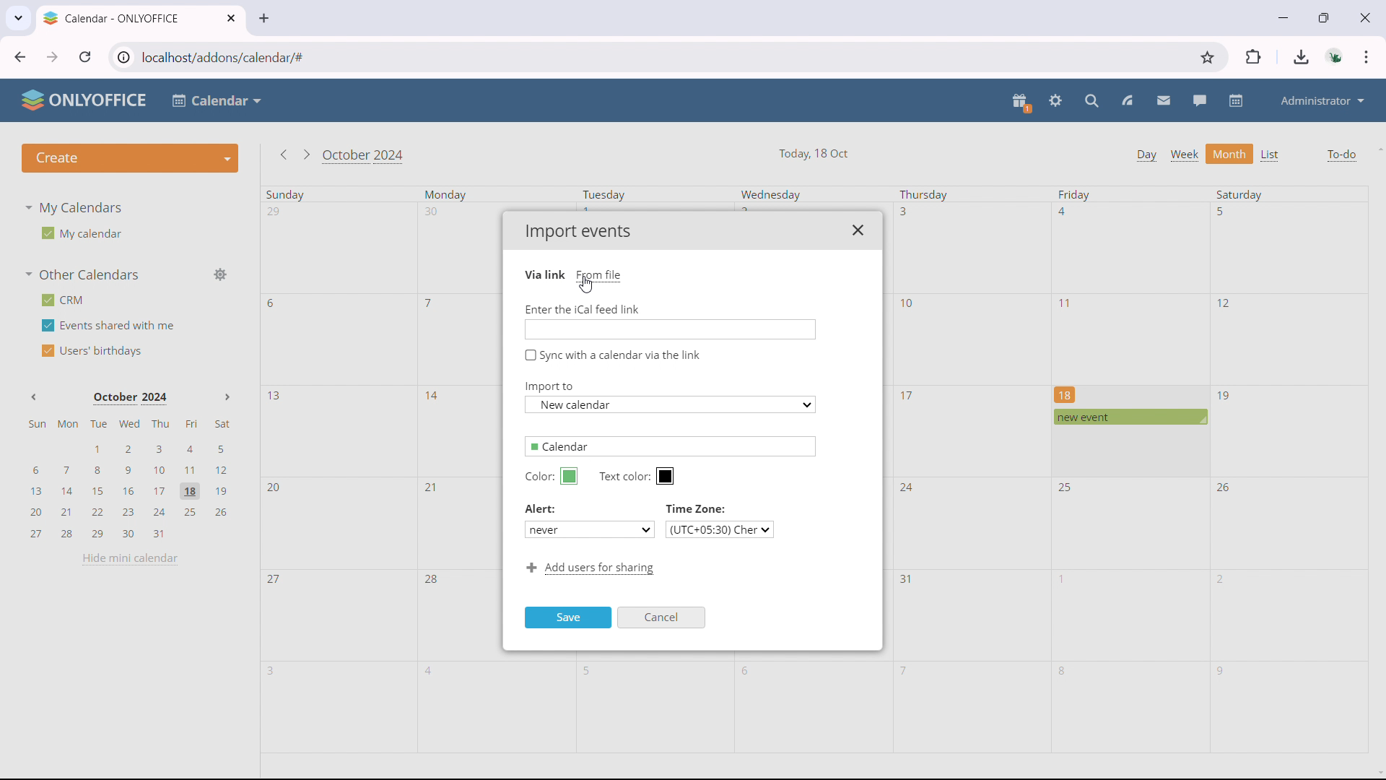 The image size is (1386, 780). What do you see at coordinates (1255, 56) in the screenshot?
I see `extensions` at bounding box center [1255, 56].